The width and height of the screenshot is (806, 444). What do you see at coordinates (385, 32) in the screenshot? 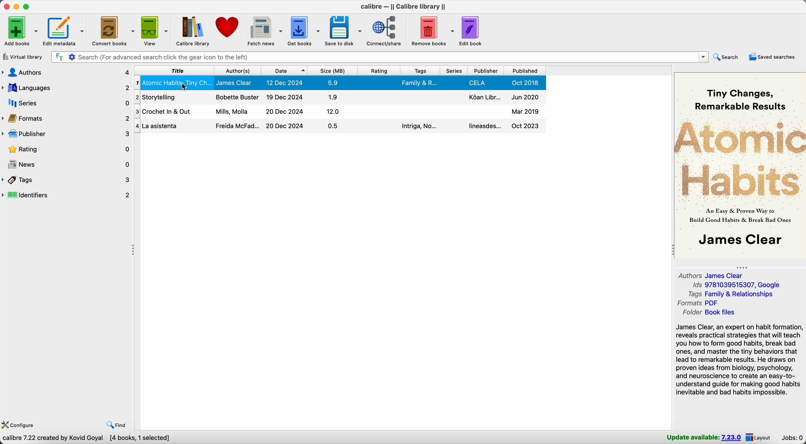
I see `connect/share` at bounding box center [385, 32].